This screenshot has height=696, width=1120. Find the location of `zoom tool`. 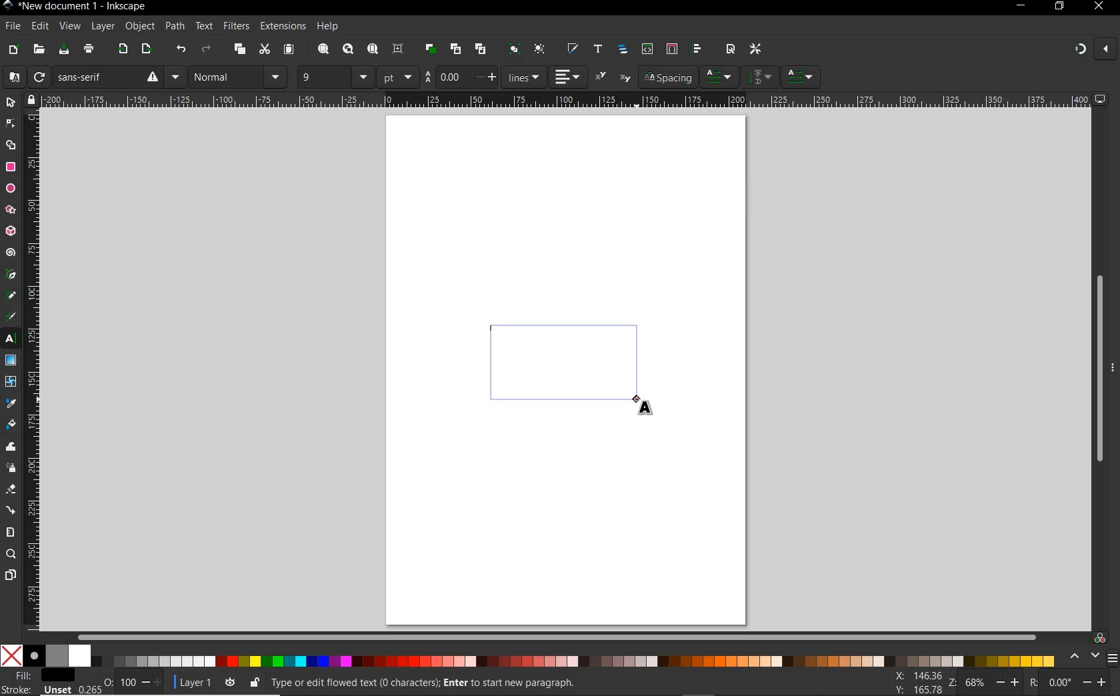

zoom tool is located at coordinates (11, 554).